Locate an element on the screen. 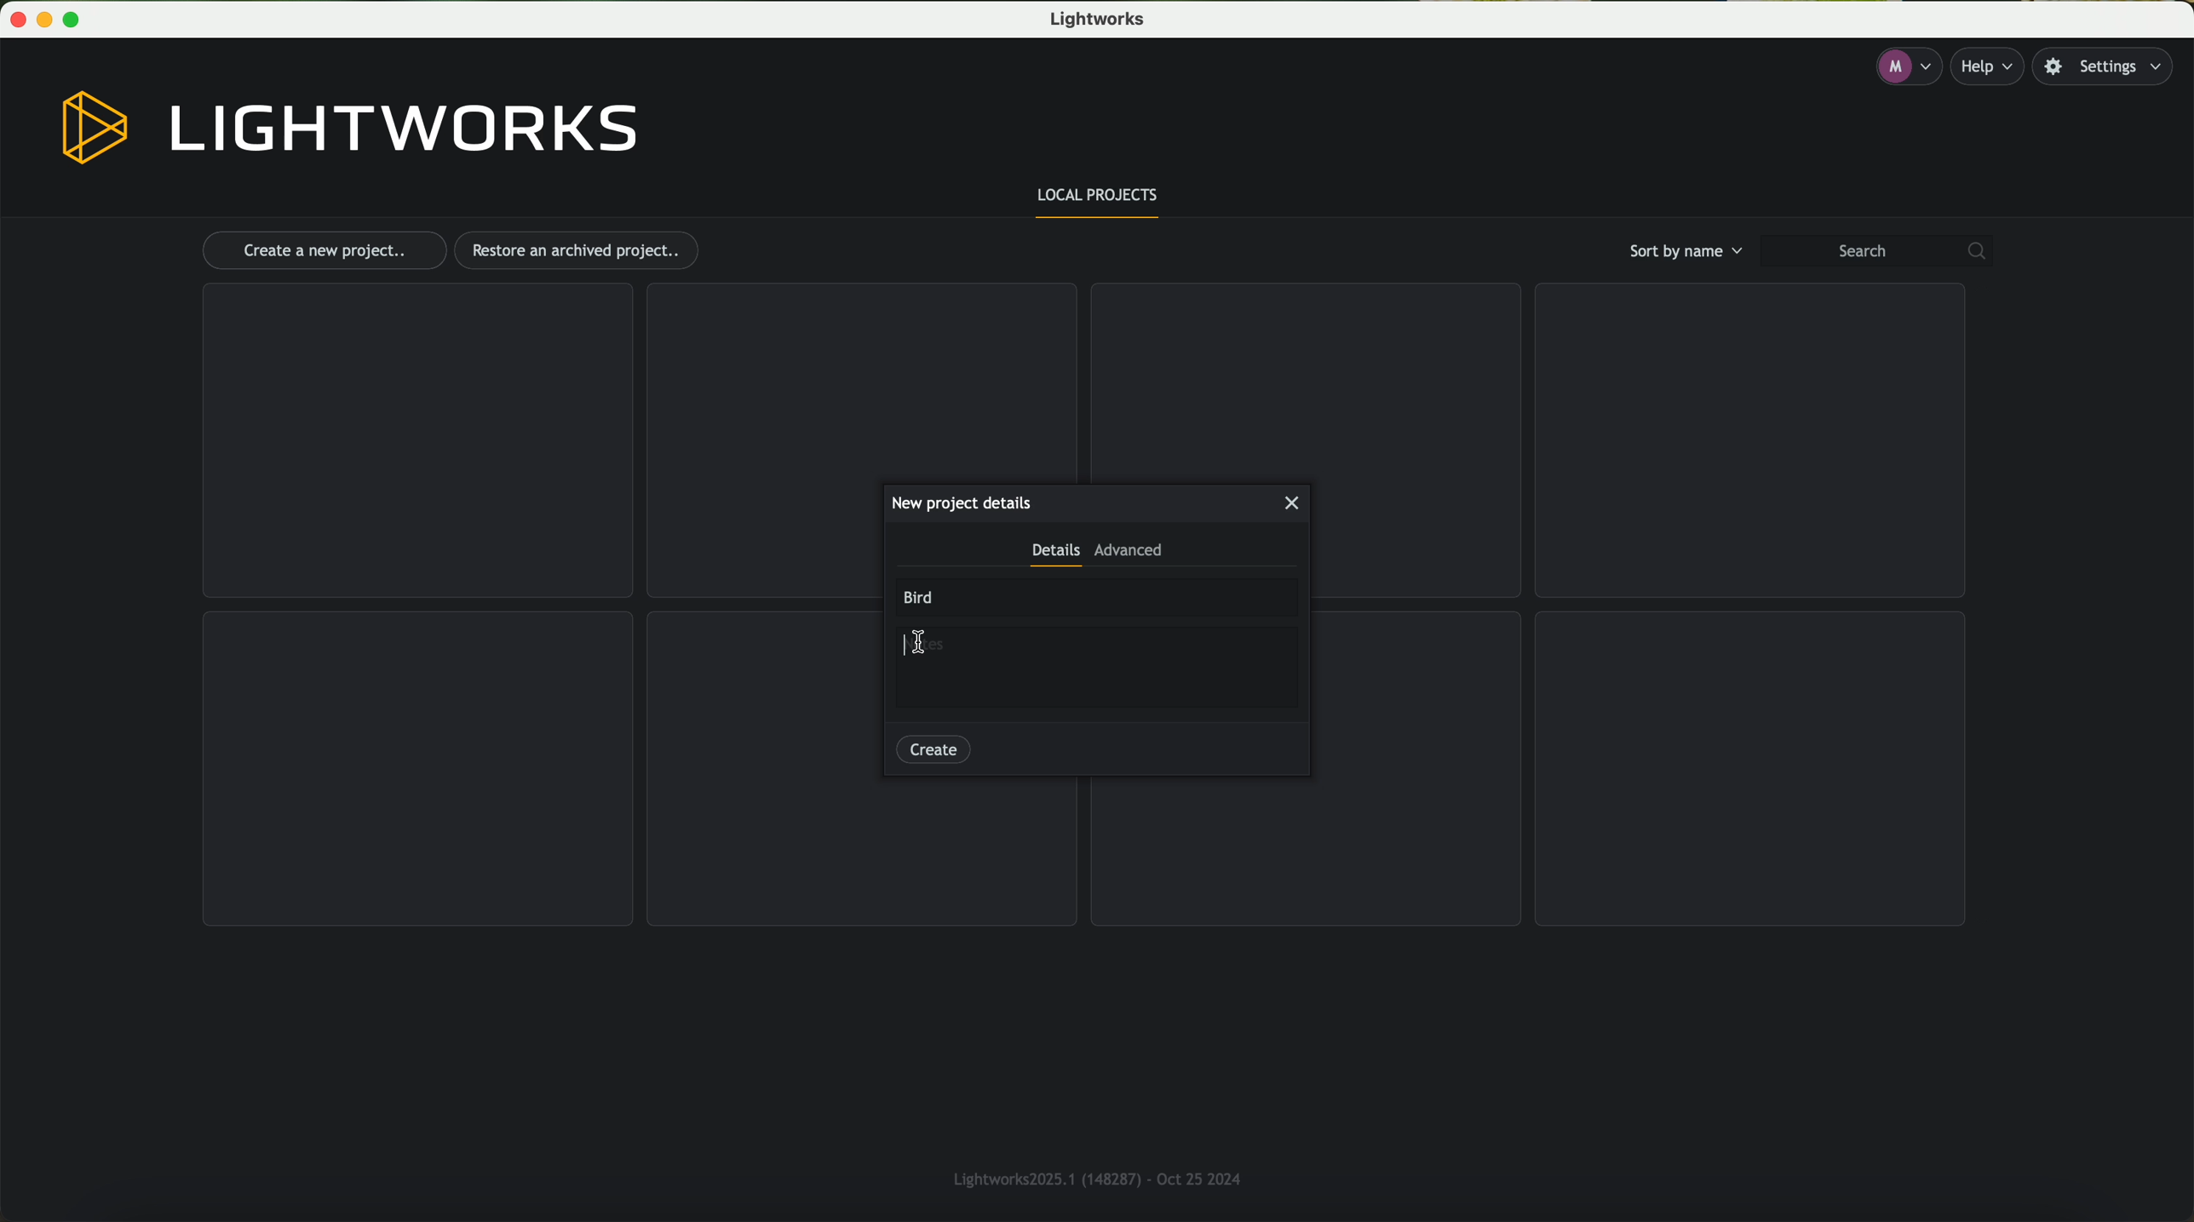 This screenshot has height=1222, width=2194. grid is located at coordinates (1309, 848).